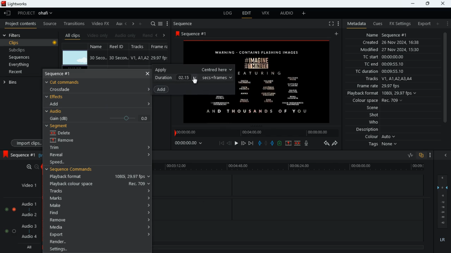  Describe the element at coordinates (68, 141) in the screenshot. I see `remove` at that location.